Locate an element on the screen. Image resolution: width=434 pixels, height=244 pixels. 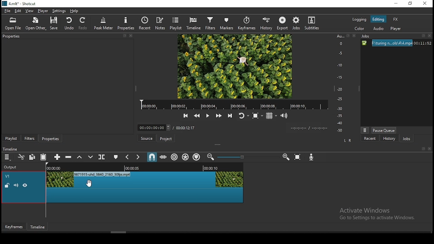
paste is located at coordinates (43, 158).